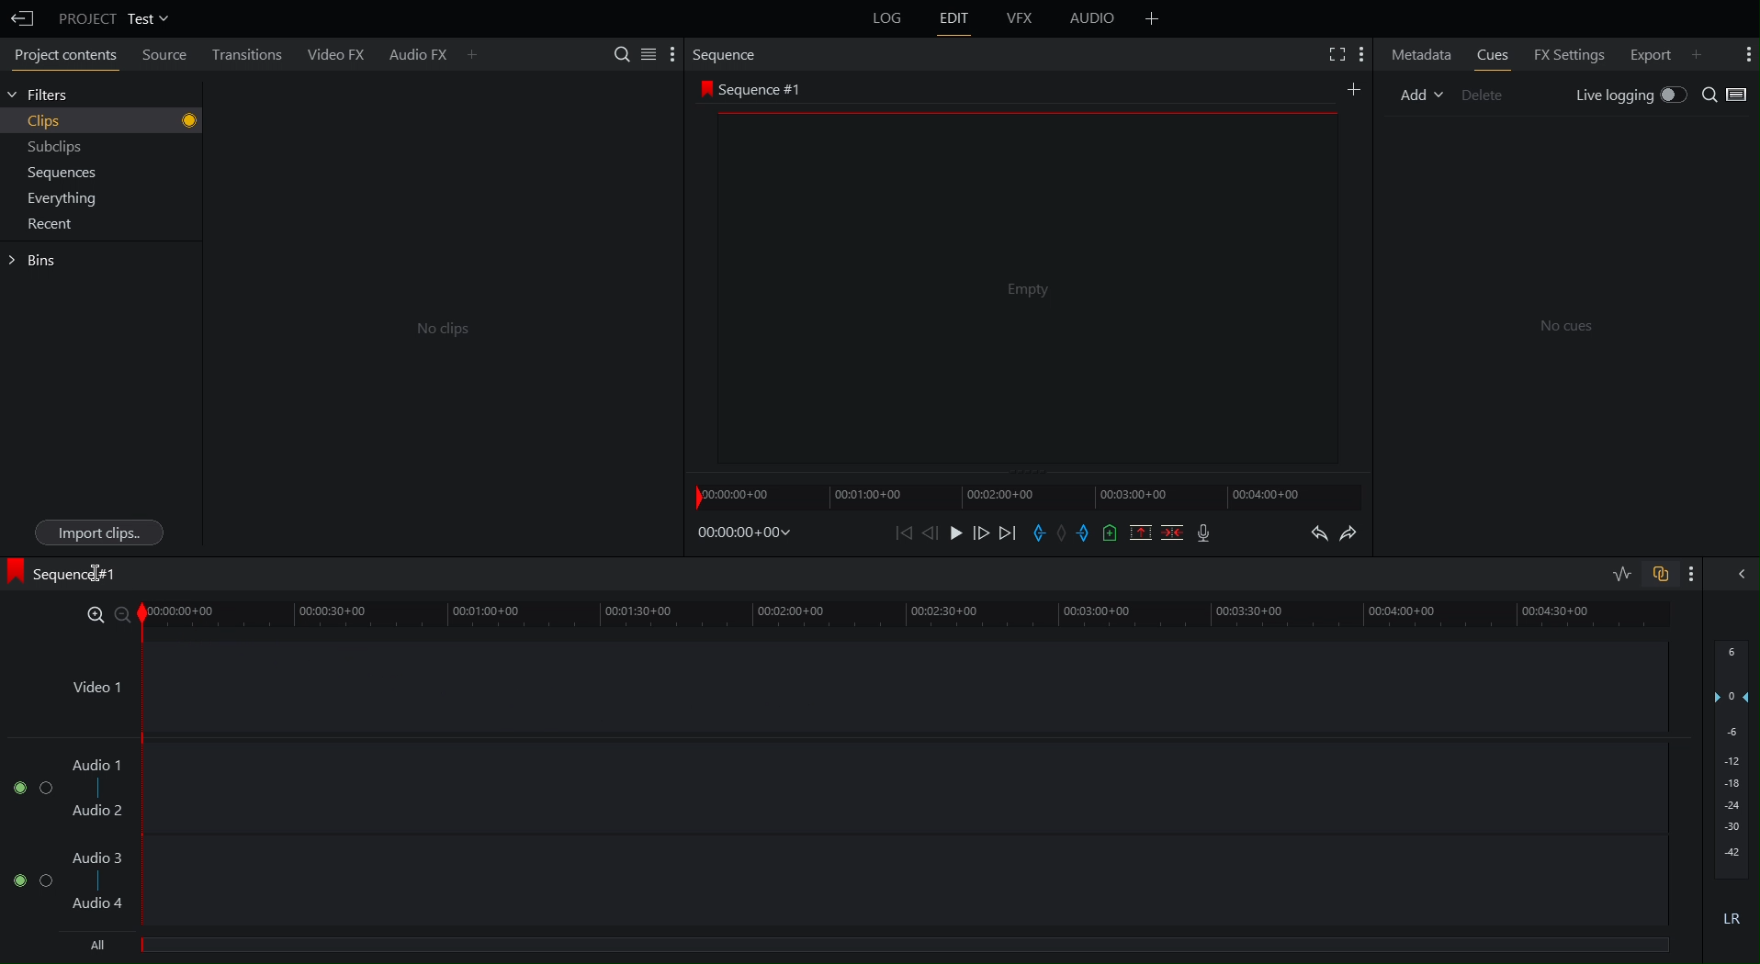 The height and width of the screenshot is (964, 1760). I want to click on Import Clips, so click(98, 532).